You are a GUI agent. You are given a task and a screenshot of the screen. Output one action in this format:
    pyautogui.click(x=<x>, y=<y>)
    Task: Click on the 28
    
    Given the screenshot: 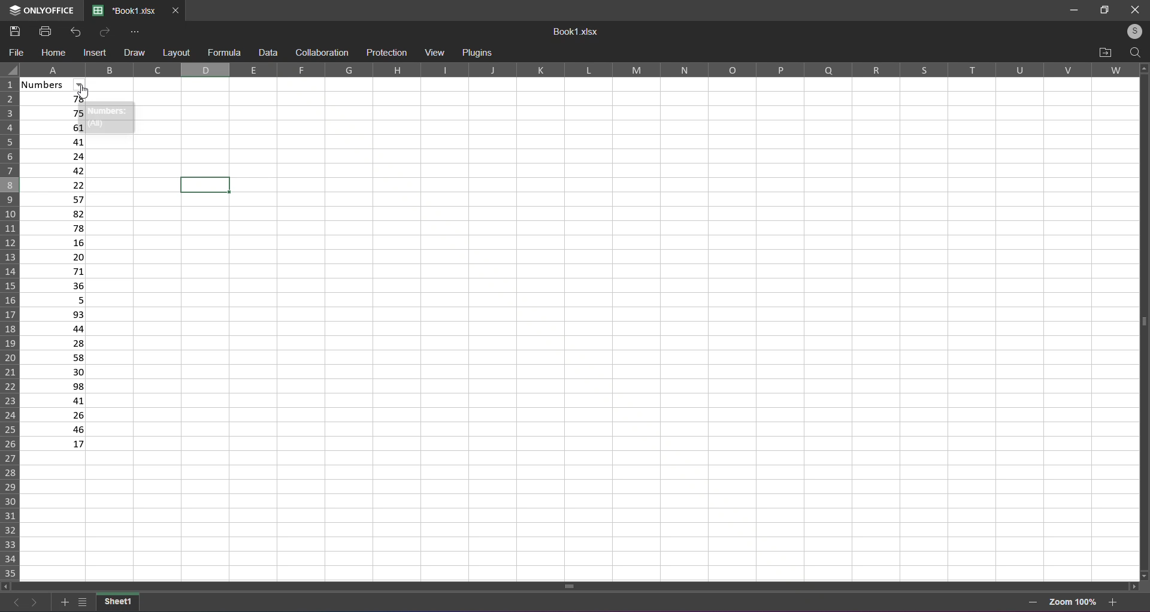 What is the action you would take?
    pyautogui.click(x=55, y=343)
    